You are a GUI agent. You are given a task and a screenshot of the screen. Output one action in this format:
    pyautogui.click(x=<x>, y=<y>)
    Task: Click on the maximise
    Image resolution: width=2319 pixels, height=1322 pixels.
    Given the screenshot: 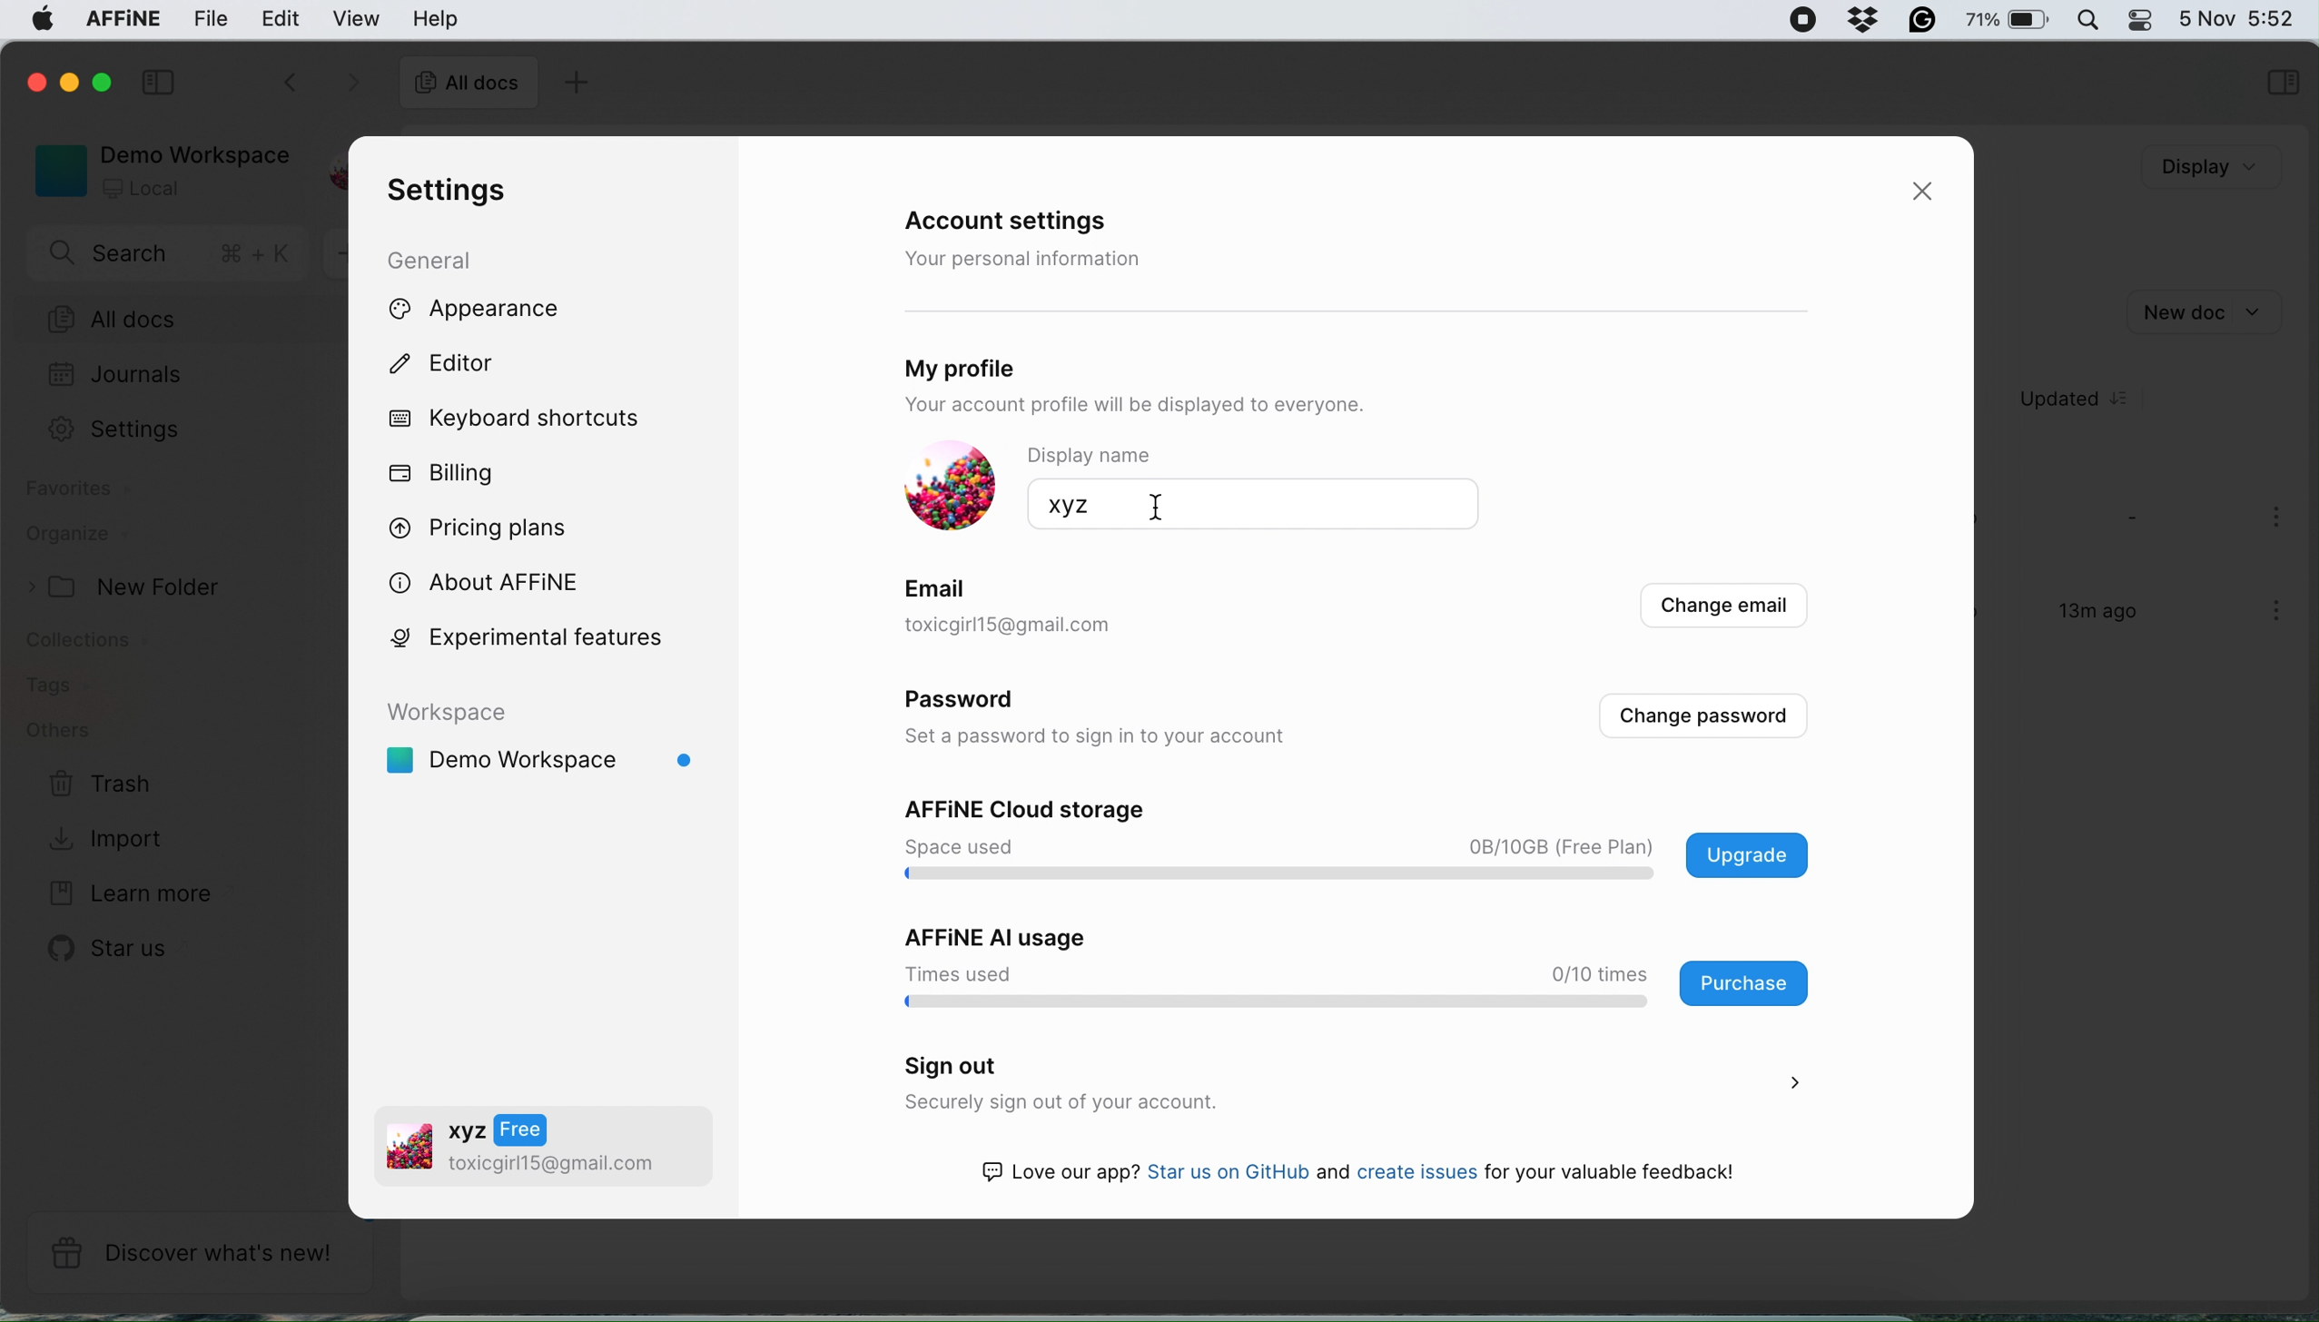 What is the action you would take?
    pyautogui.click(x=108, y=82)
    